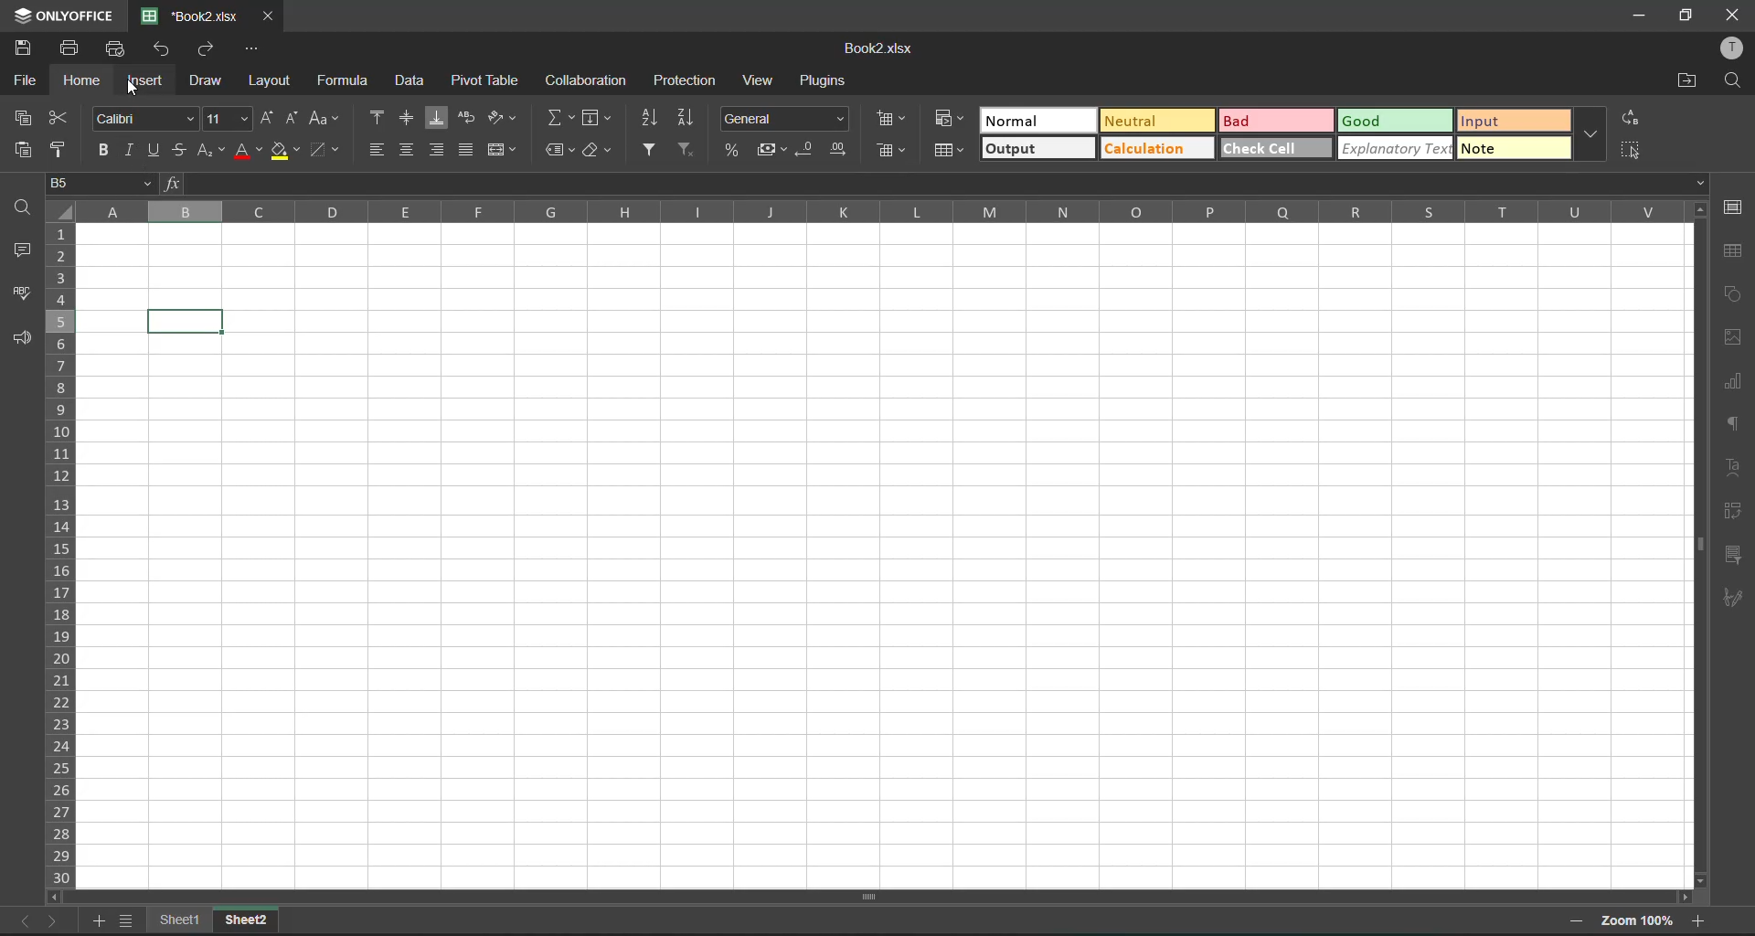 The image size is (1755, 936). I want to click on more options, so click(1586, 137).